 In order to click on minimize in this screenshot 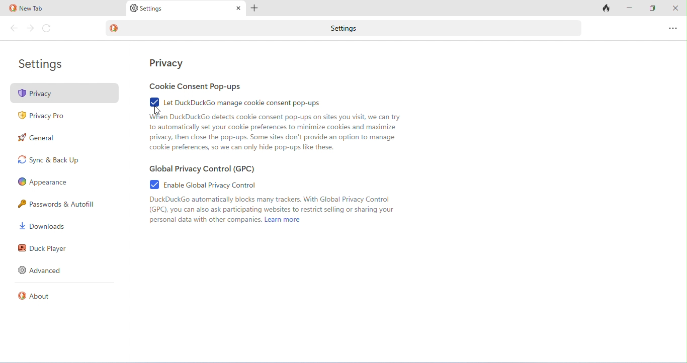, I will do `click(629, 8)`.